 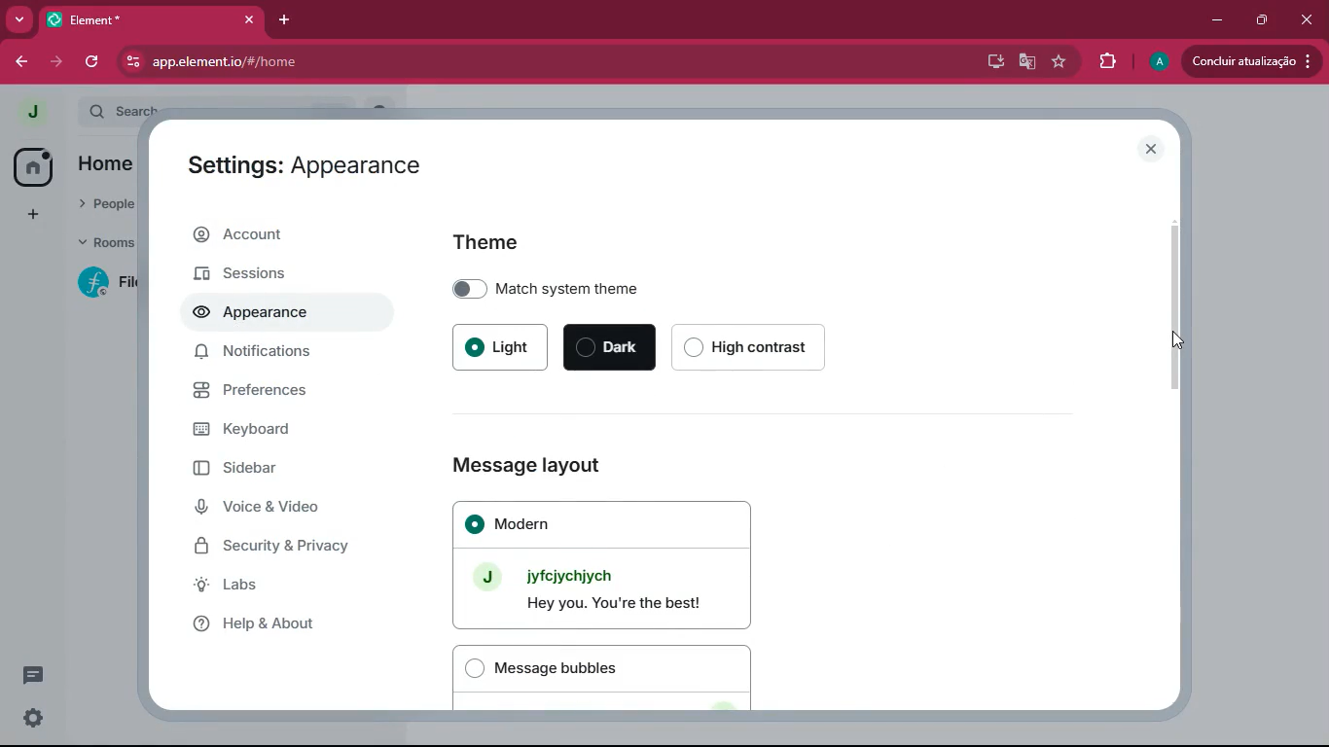 I want to click on scroll bar, so click(x=1175, y=305).